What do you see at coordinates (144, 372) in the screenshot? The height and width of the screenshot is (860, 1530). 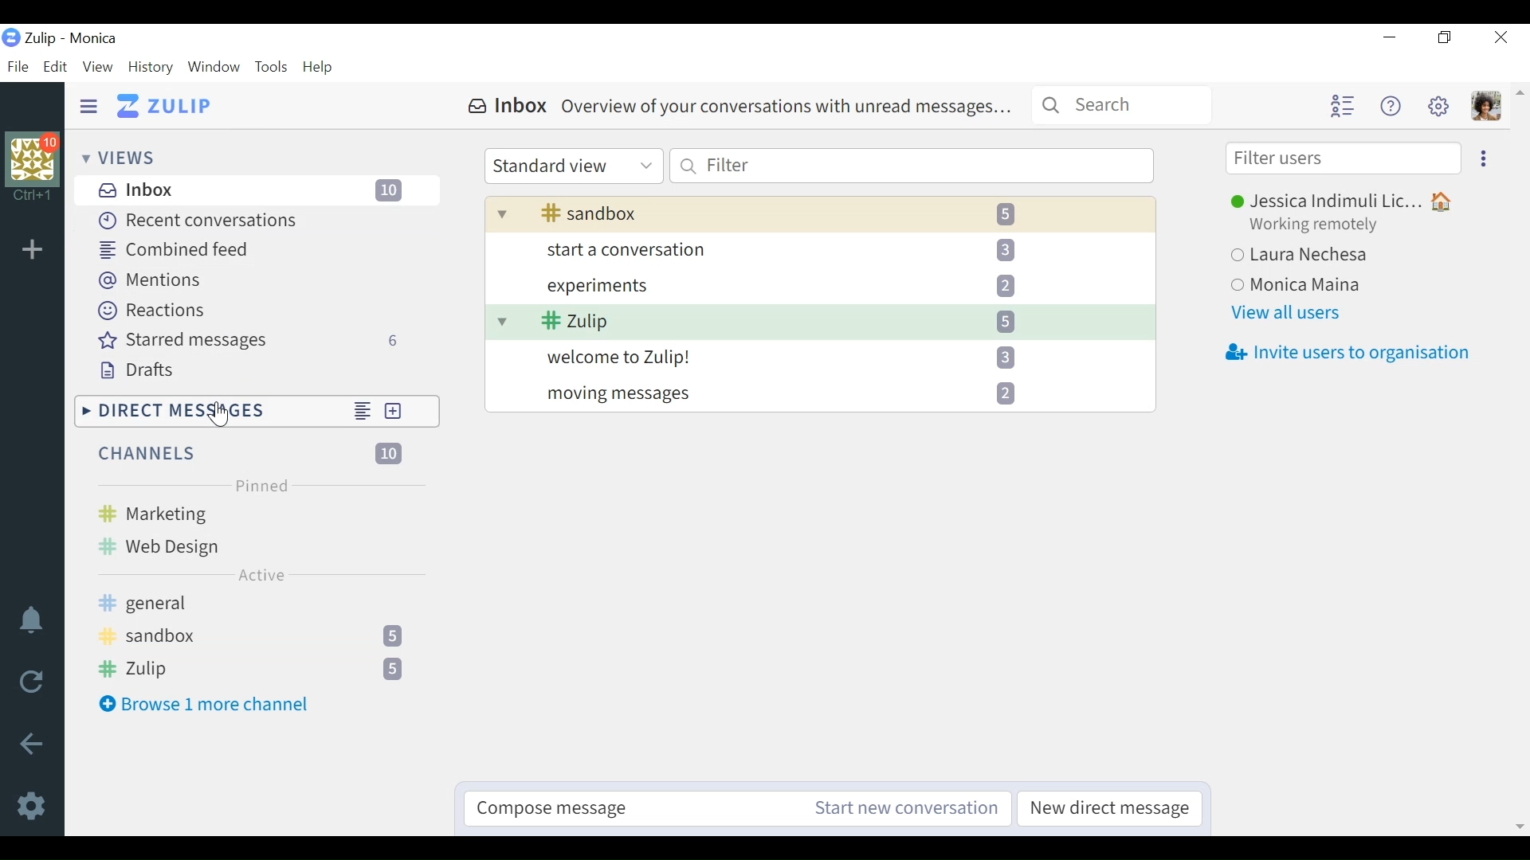 I see `Drafts` at bounding box center [144, 372].